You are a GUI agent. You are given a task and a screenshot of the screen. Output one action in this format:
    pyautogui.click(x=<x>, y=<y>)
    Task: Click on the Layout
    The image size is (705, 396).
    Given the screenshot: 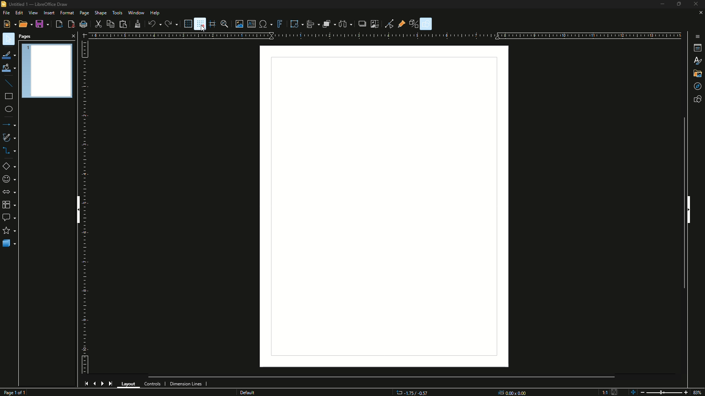 What is the action you would take?
    pyautogui.click(x=131, y=383)
    